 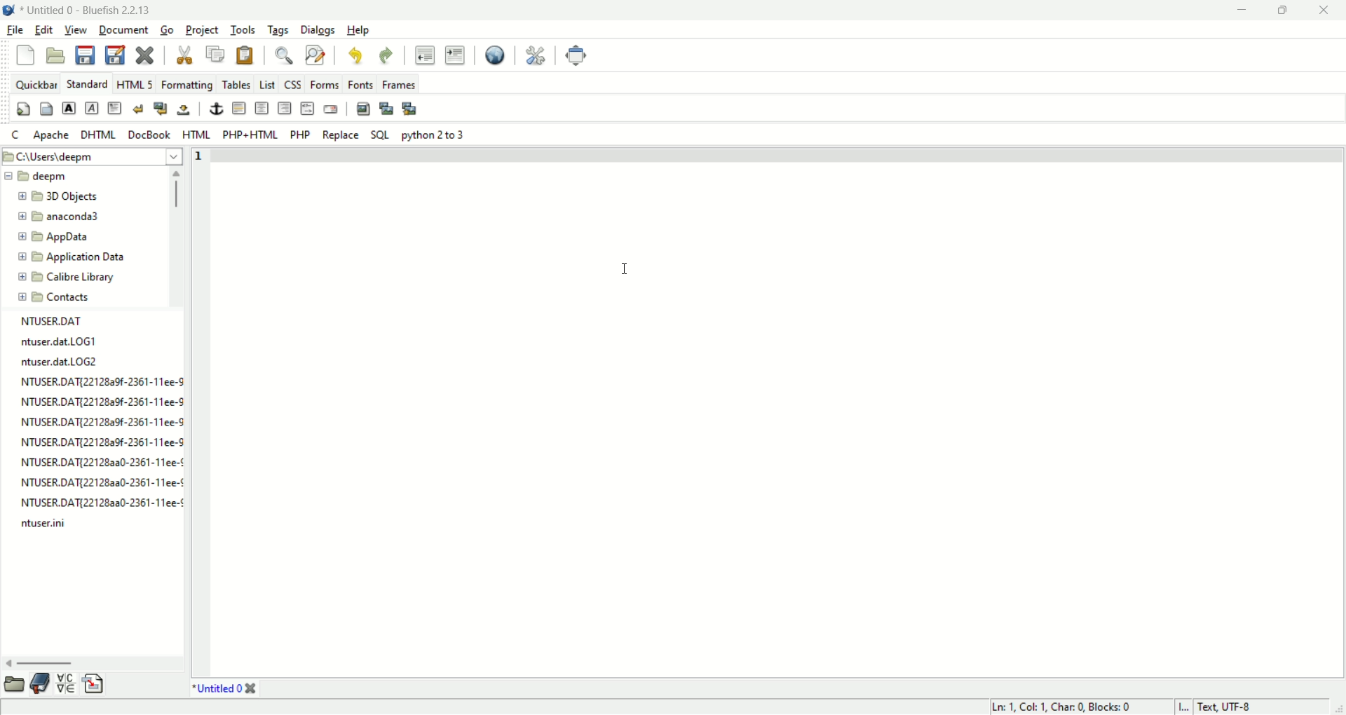 I want to click on undo, so click(x=353, y=55).